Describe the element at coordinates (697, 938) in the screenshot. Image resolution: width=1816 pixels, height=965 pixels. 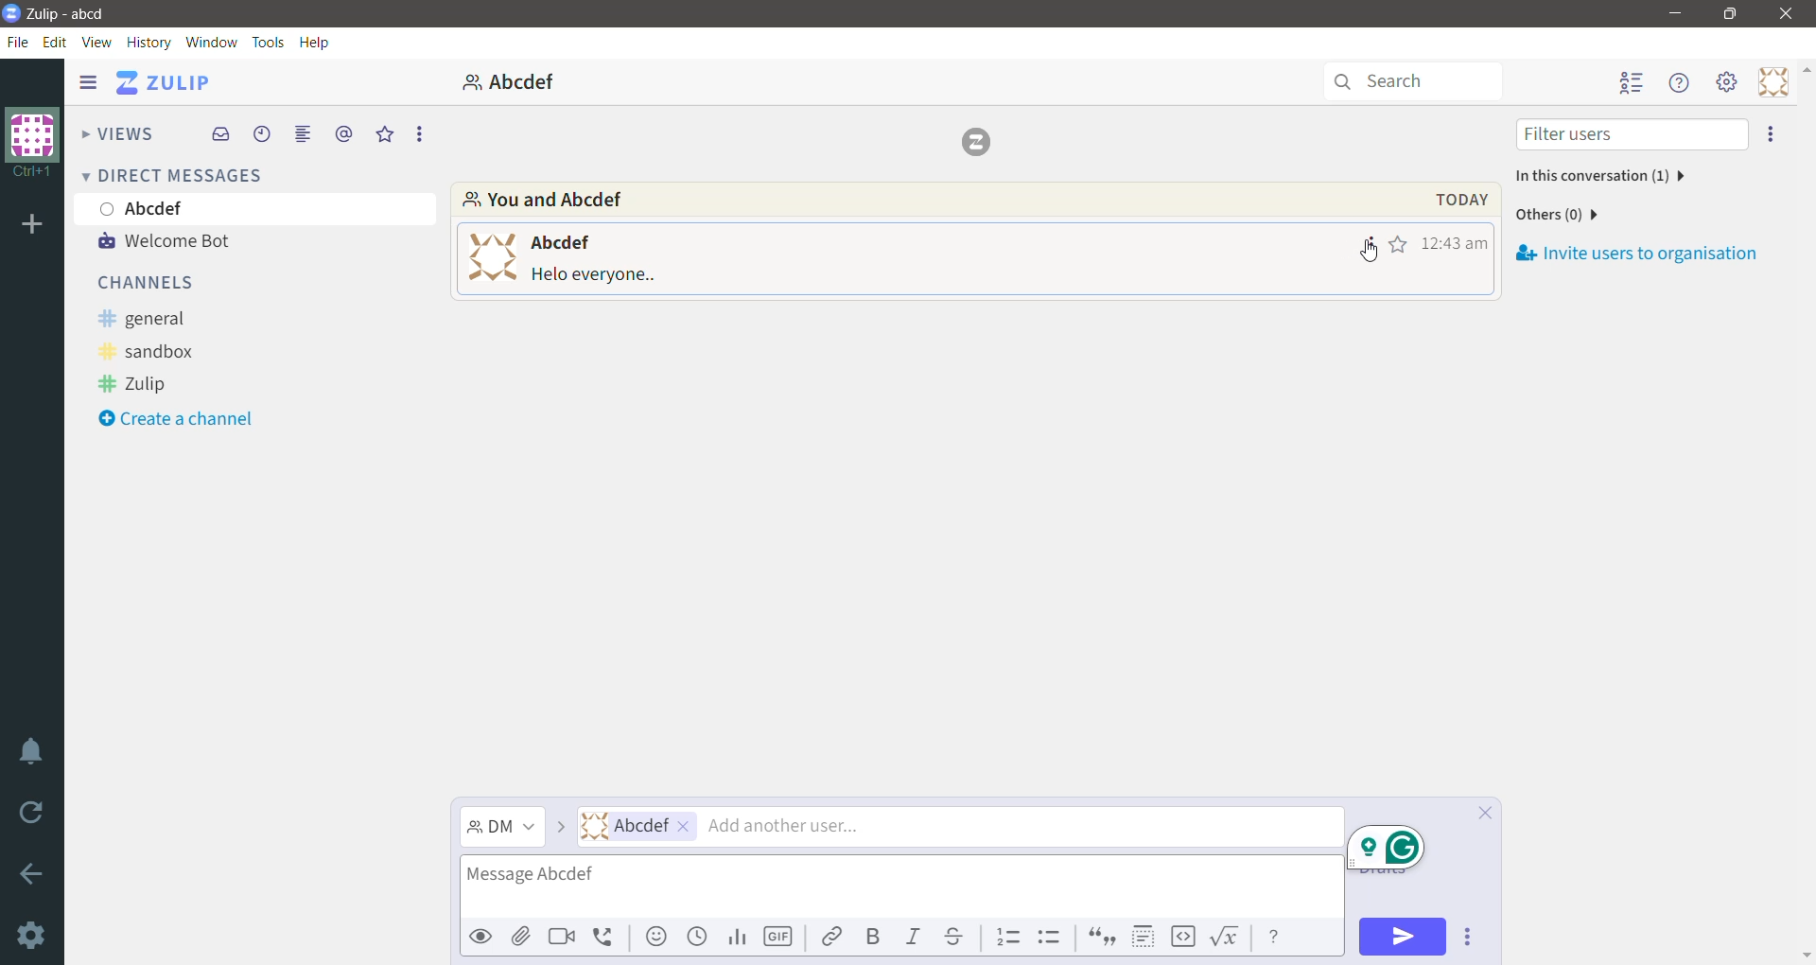
I see `Add global time` at that location.